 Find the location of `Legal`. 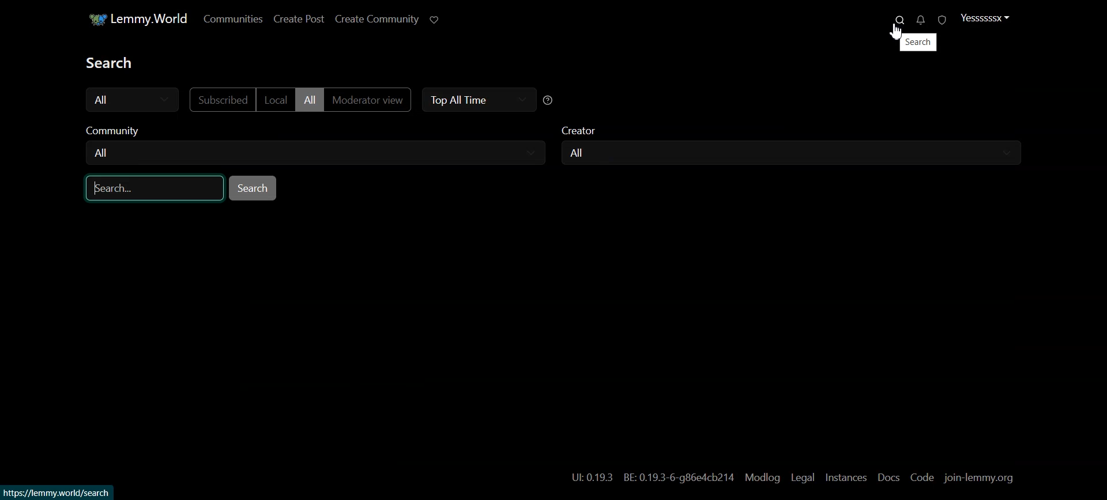

Legal is located at coordinates (801, 478).